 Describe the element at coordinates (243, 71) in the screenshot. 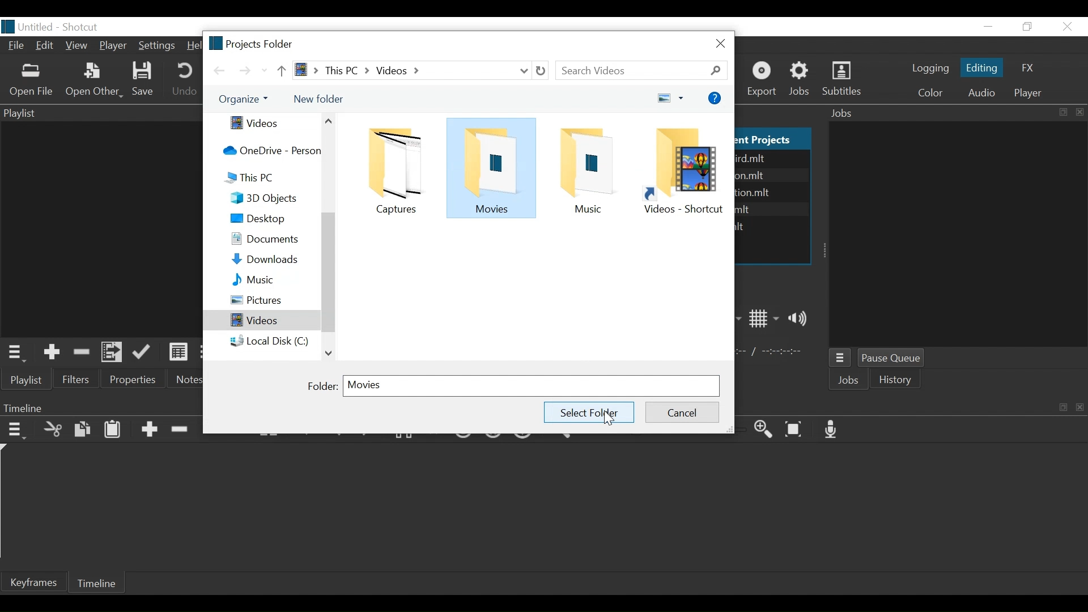

I see `Go Forward` at that location.